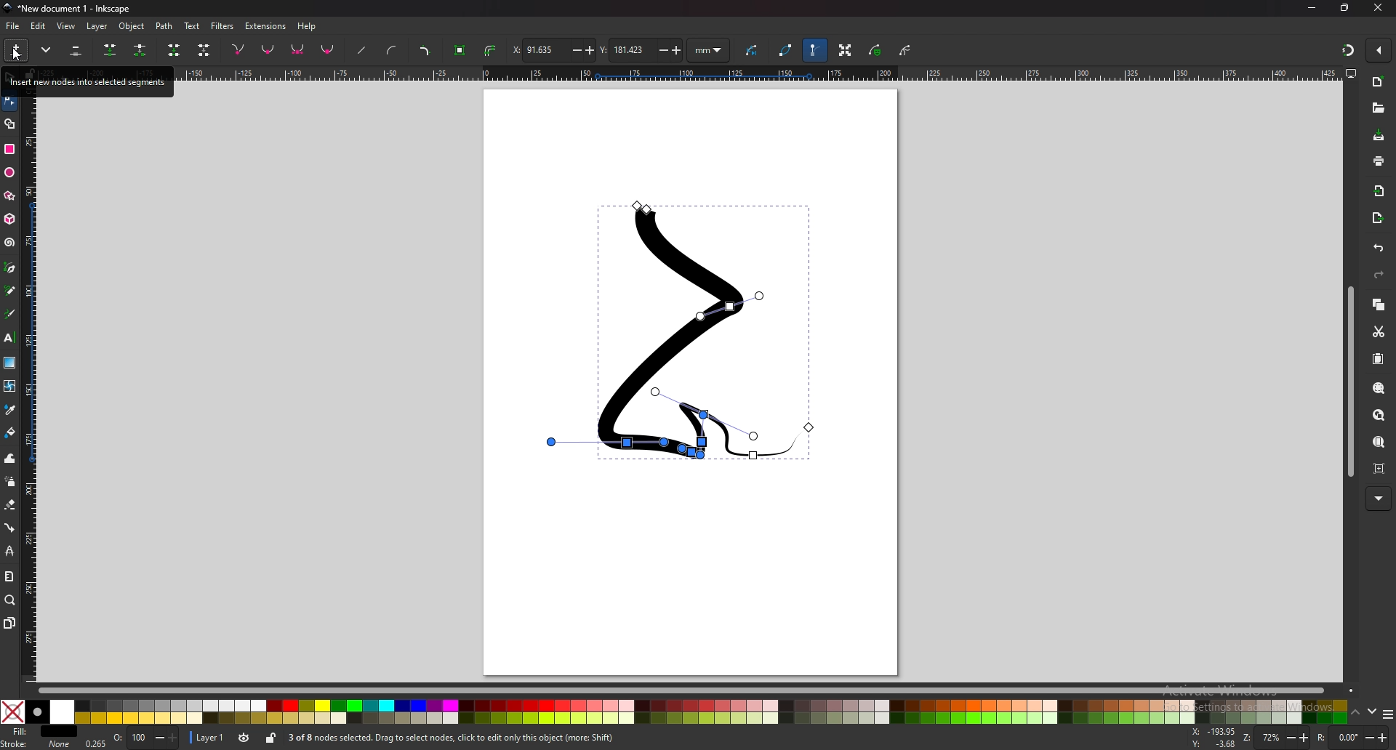 This screenshot has width=1396, height=750. I want to click on minimize, so click(1312, 8).